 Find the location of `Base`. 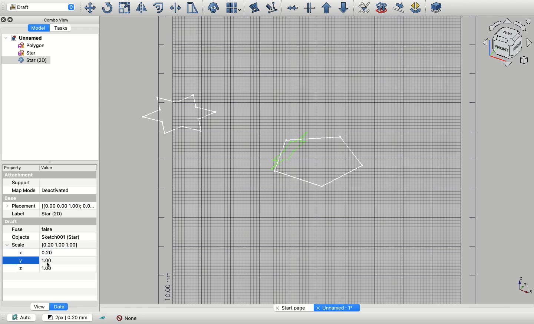

Base is located at coordinates (49, 198).